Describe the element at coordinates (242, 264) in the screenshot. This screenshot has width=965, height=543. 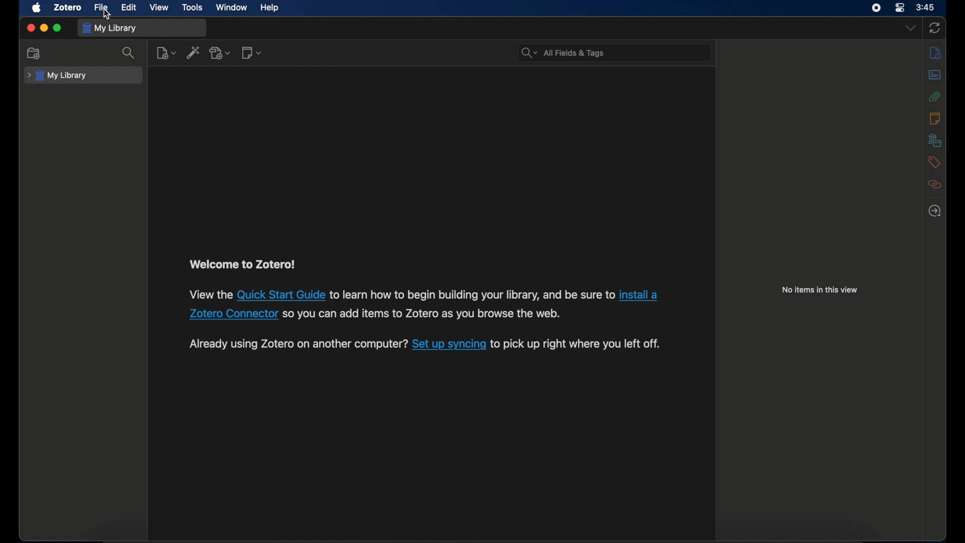
I see `welcome to zotero` at that location.